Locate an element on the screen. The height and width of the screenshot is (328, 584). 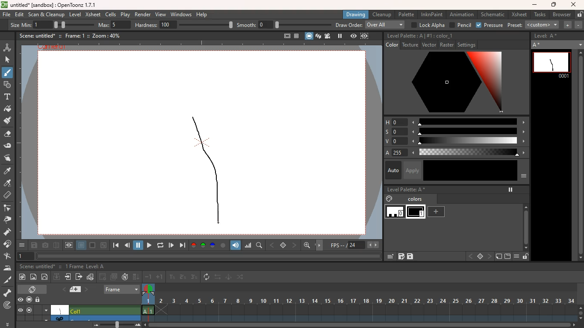
draw order: over all is located at coordinates (371, 25).